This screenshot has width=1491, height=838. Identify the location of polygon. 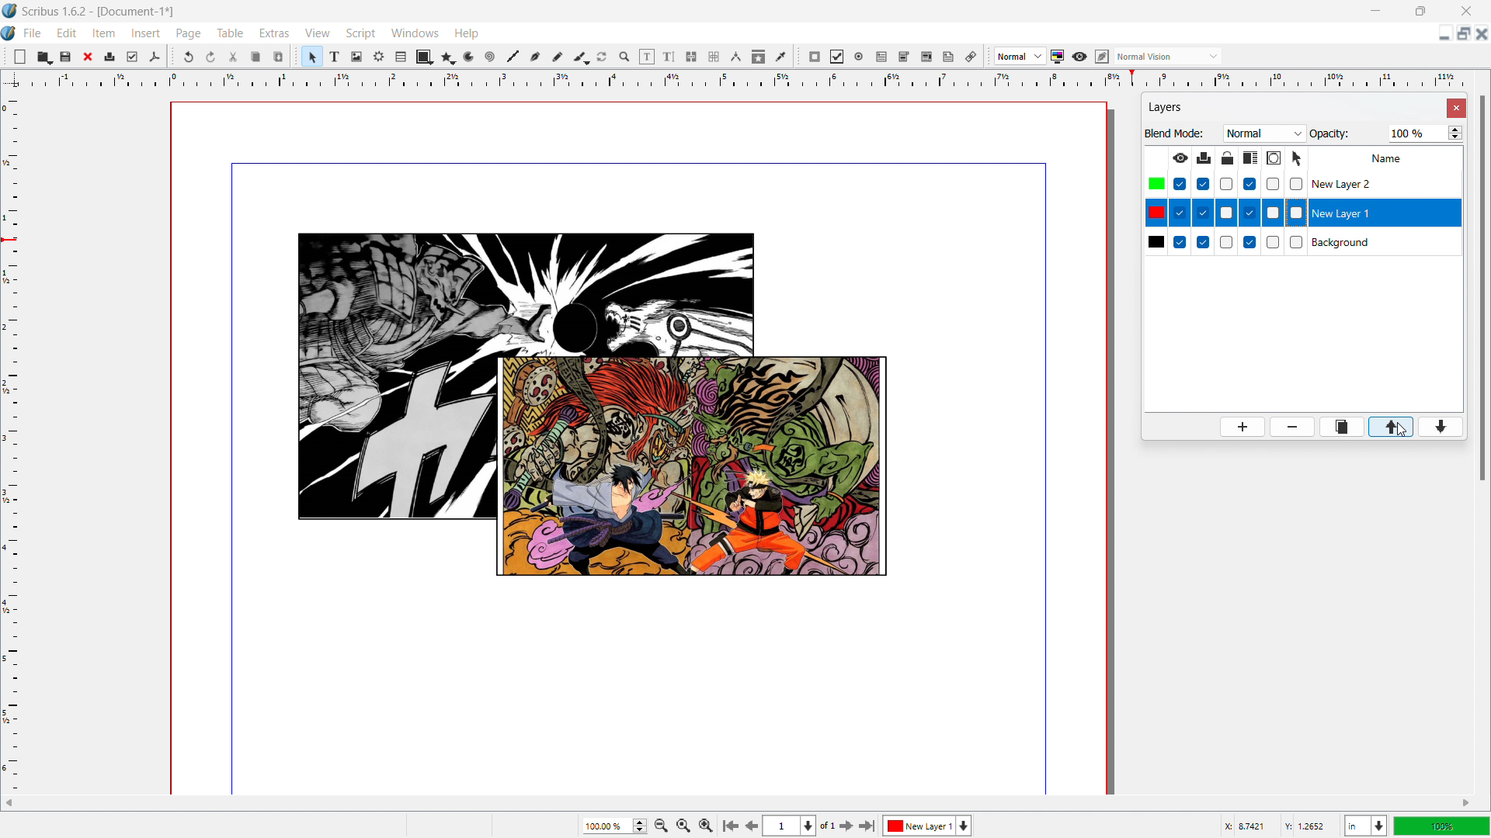
(448, 57).